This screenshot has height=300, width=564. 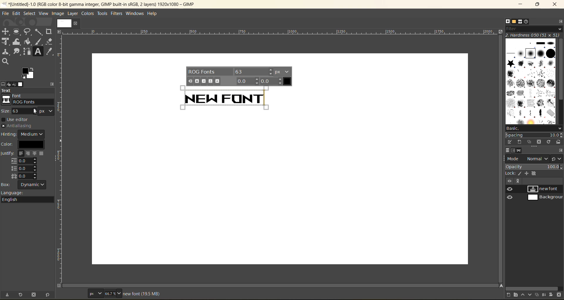 I want to click on metadata, so click(x=143, y=293).